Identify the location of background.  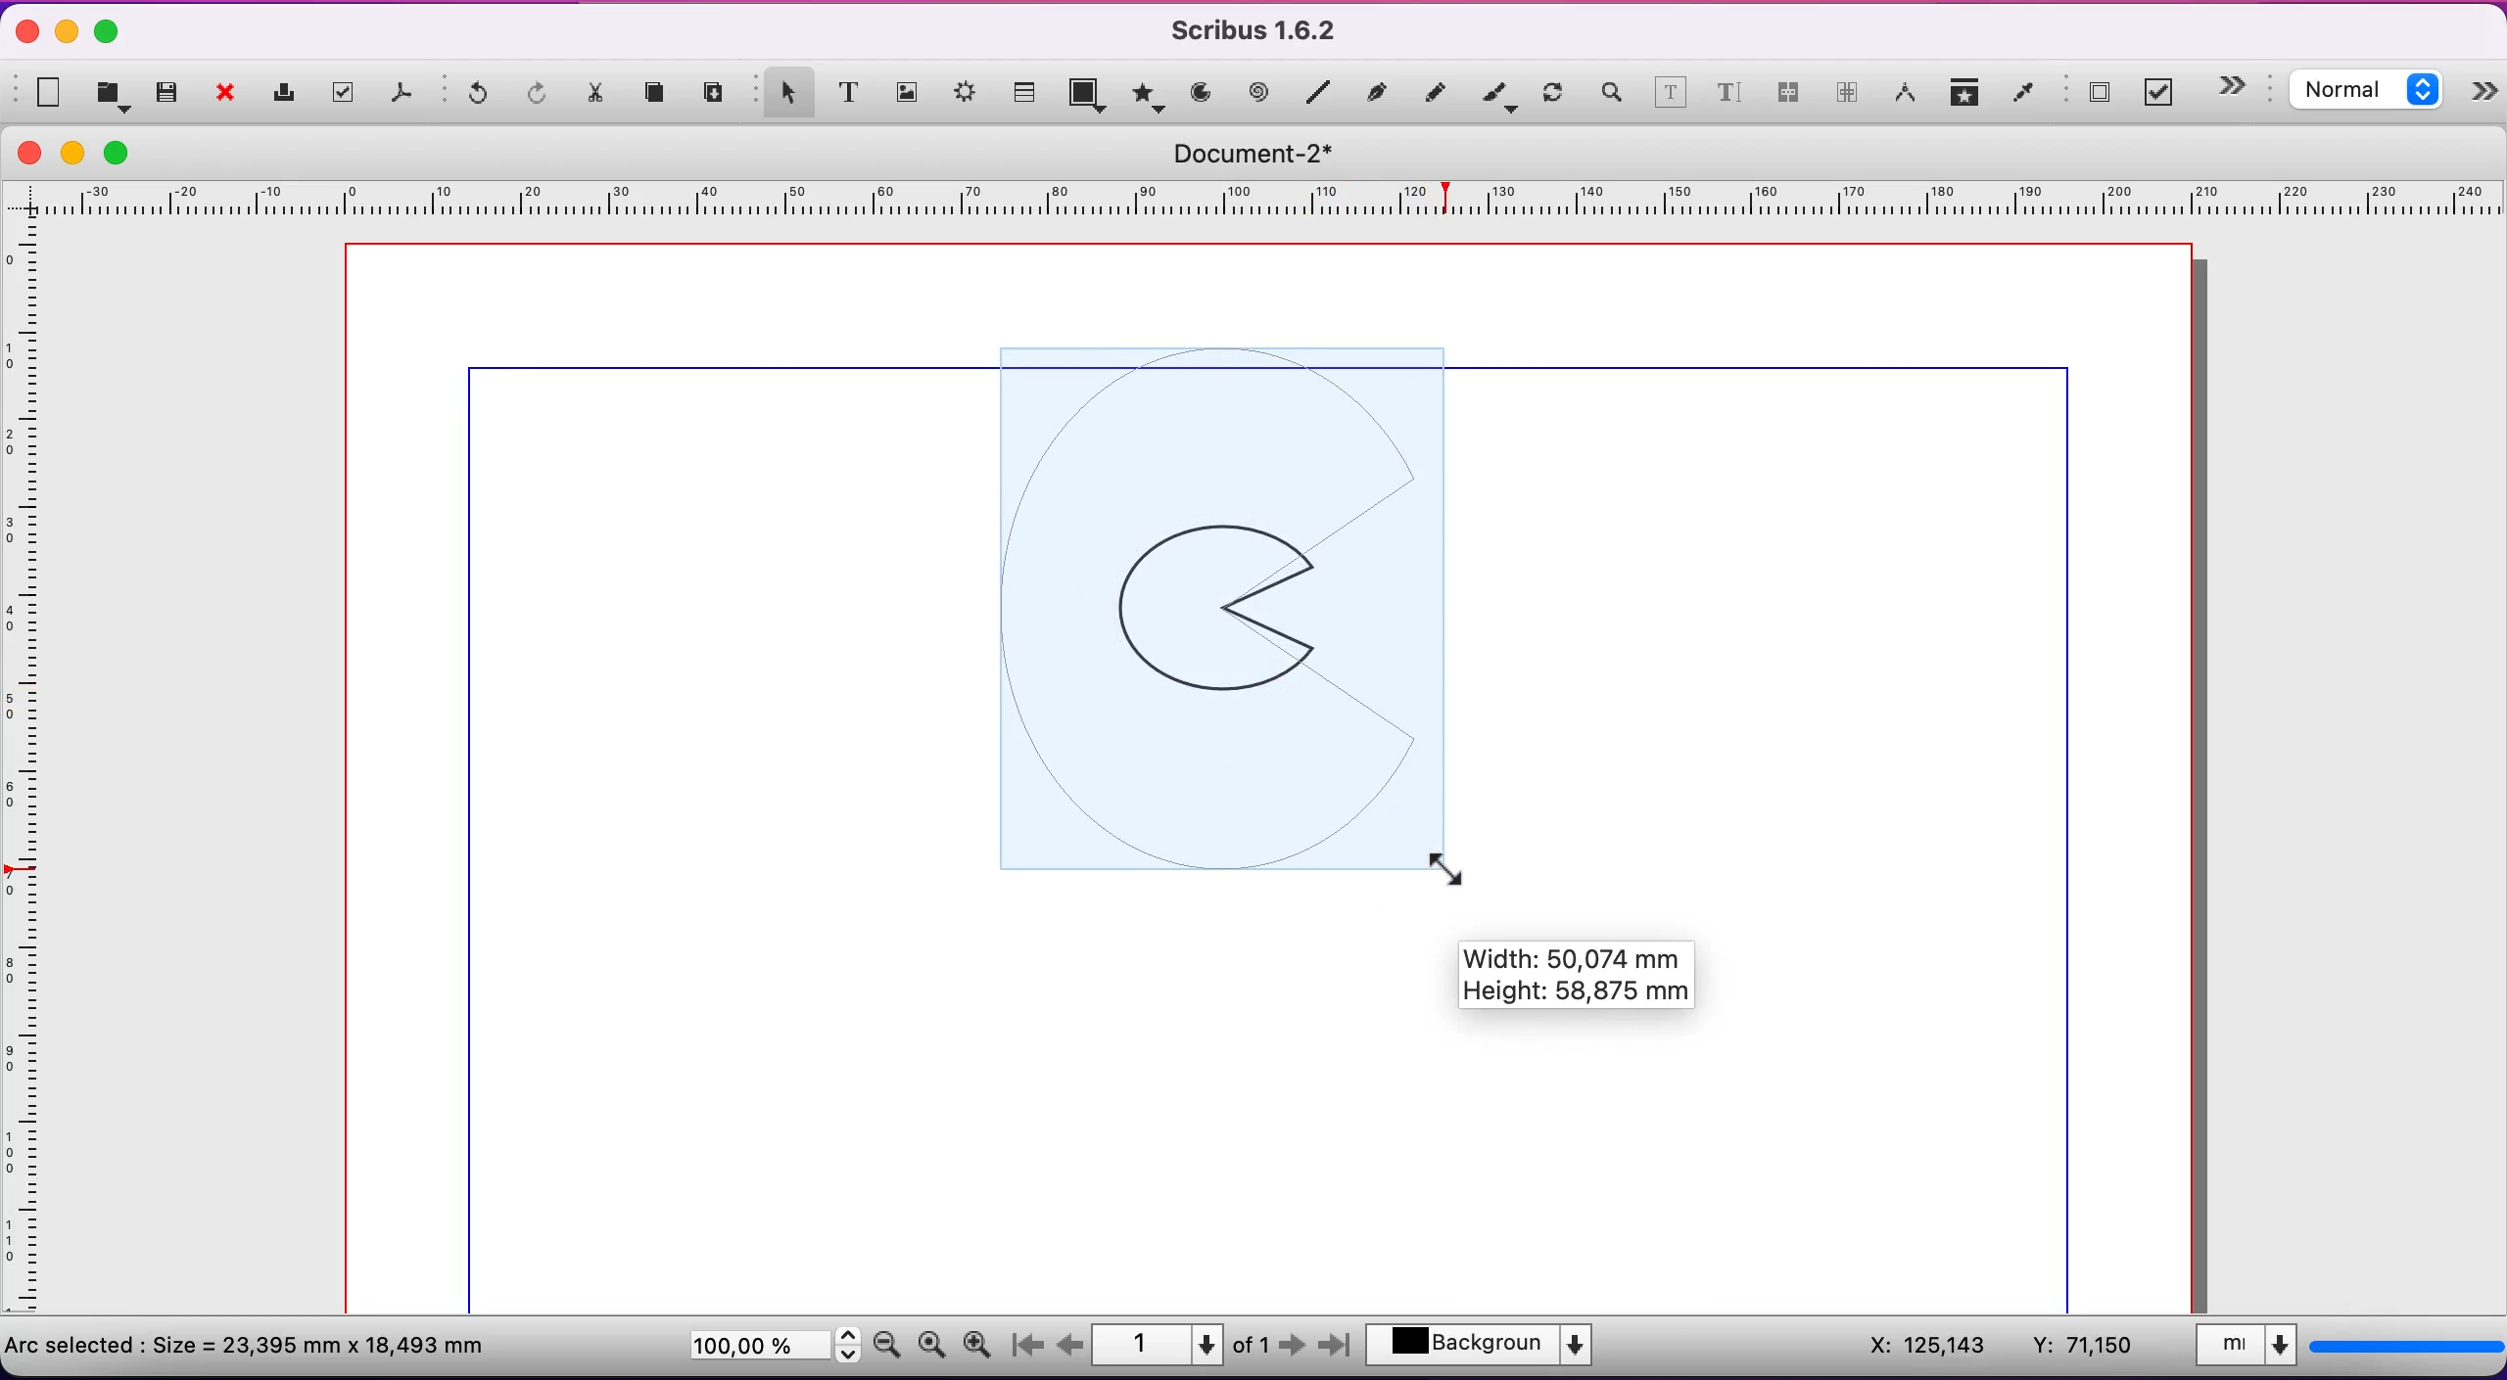
(1491, 1348).